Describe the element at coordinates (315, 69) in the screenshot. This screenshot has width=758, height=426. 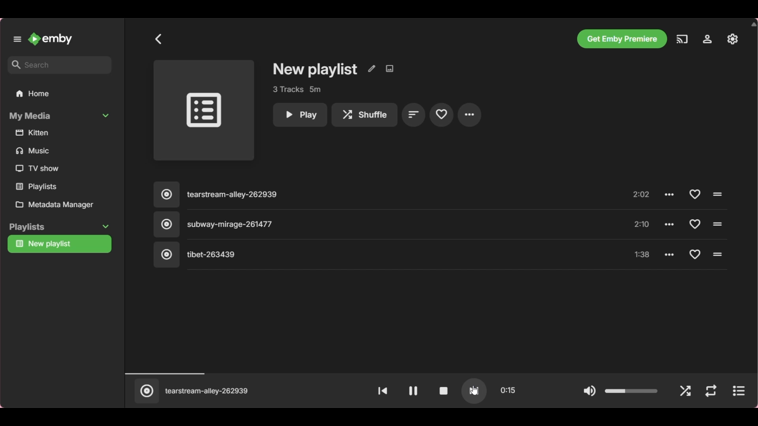
I see `Playlist title` at that location.